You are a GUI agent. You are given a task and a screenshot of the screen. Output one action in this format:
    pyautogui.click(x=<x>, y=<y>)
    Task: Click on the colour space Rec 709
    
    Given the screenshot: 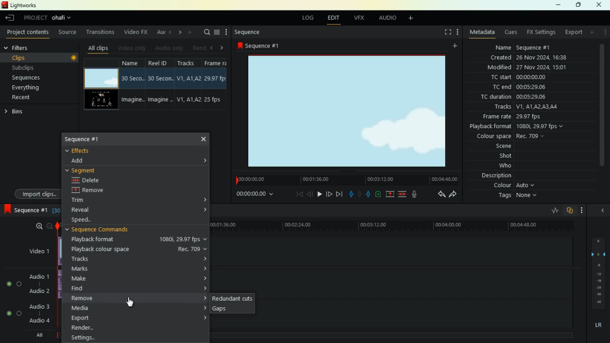 What is the action you would take?
    pyautogui.click(x=527, y=137)
    